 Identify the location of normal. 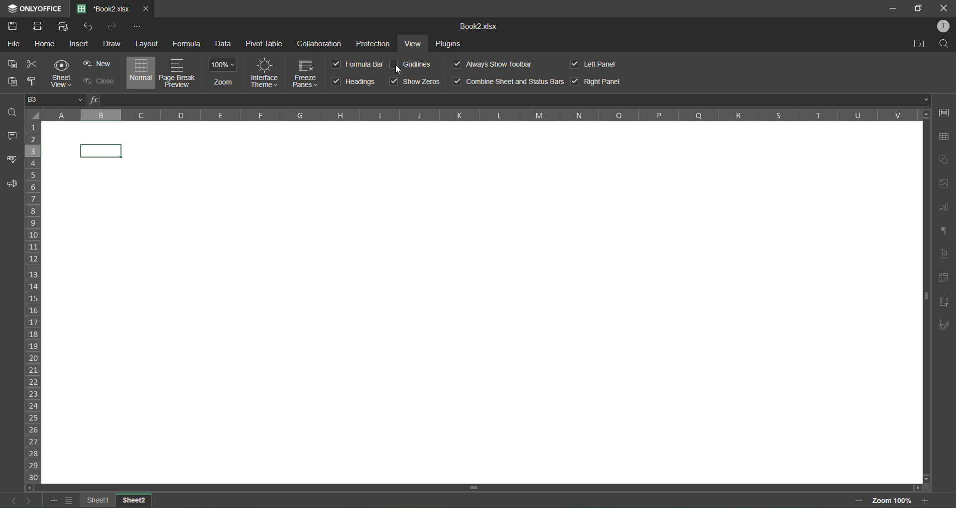
(142, 72).